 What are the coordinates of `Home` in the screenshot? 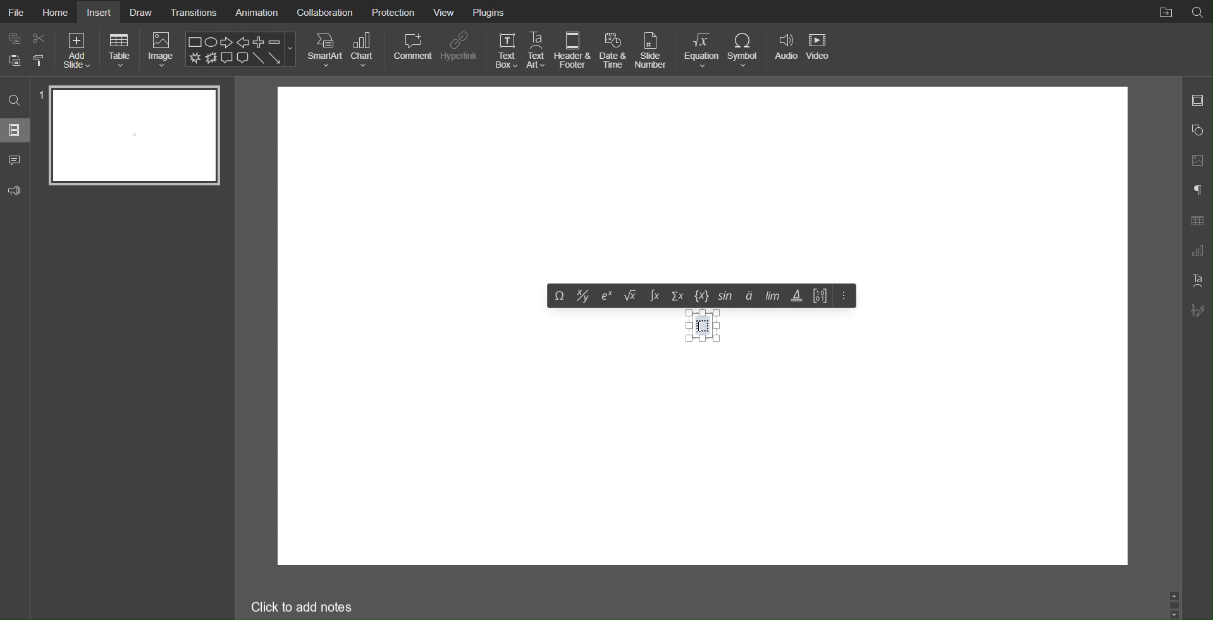 It's located at (56, 13).